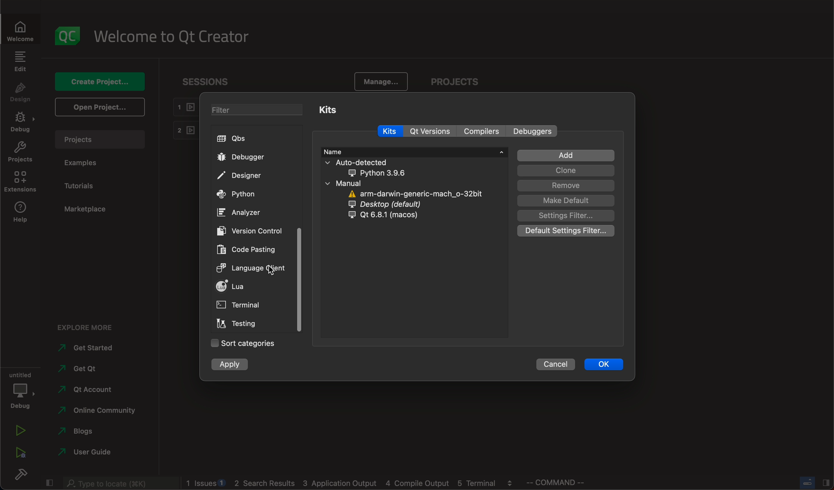 The width and height of the screenshot is (834, 490). I want to click on build, so click(23, 476).